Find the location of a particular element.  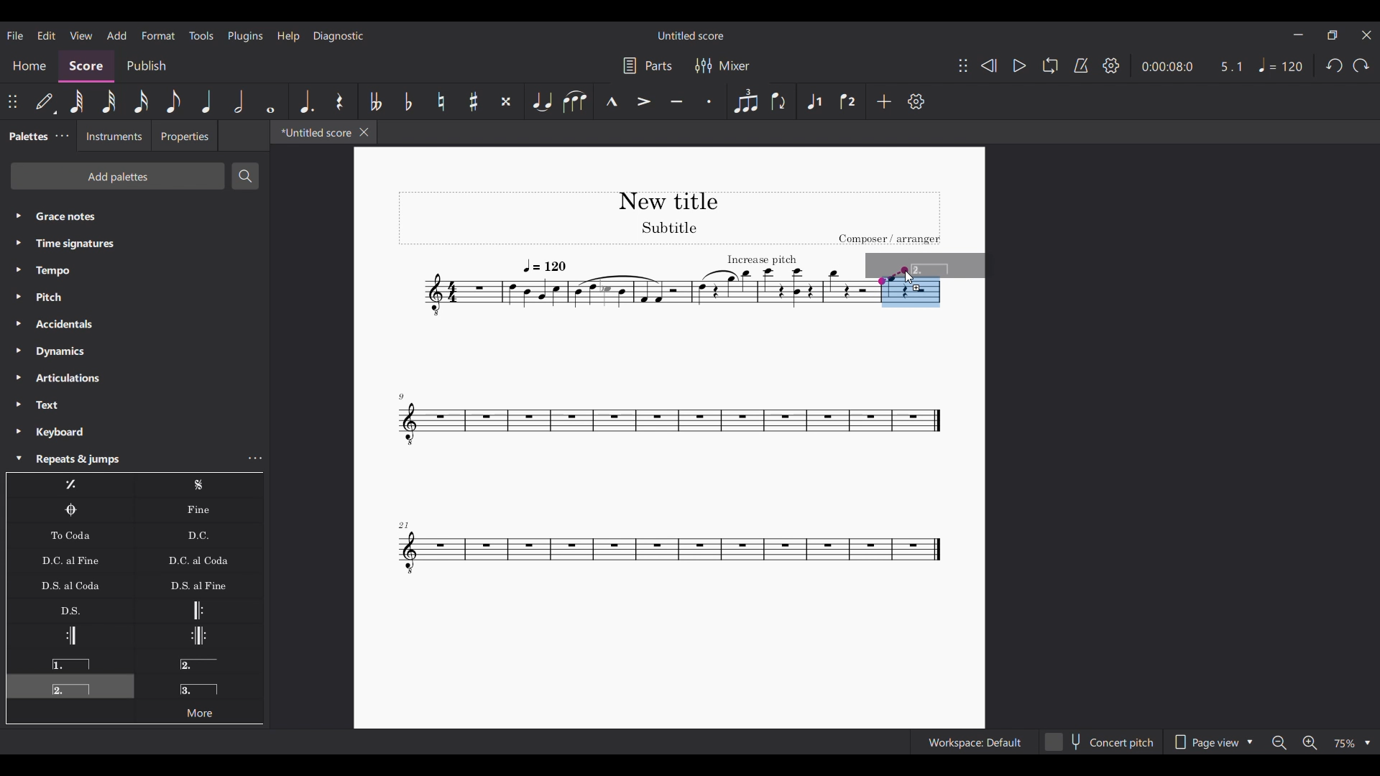

Time signatures is located at coordinates (134, 244).